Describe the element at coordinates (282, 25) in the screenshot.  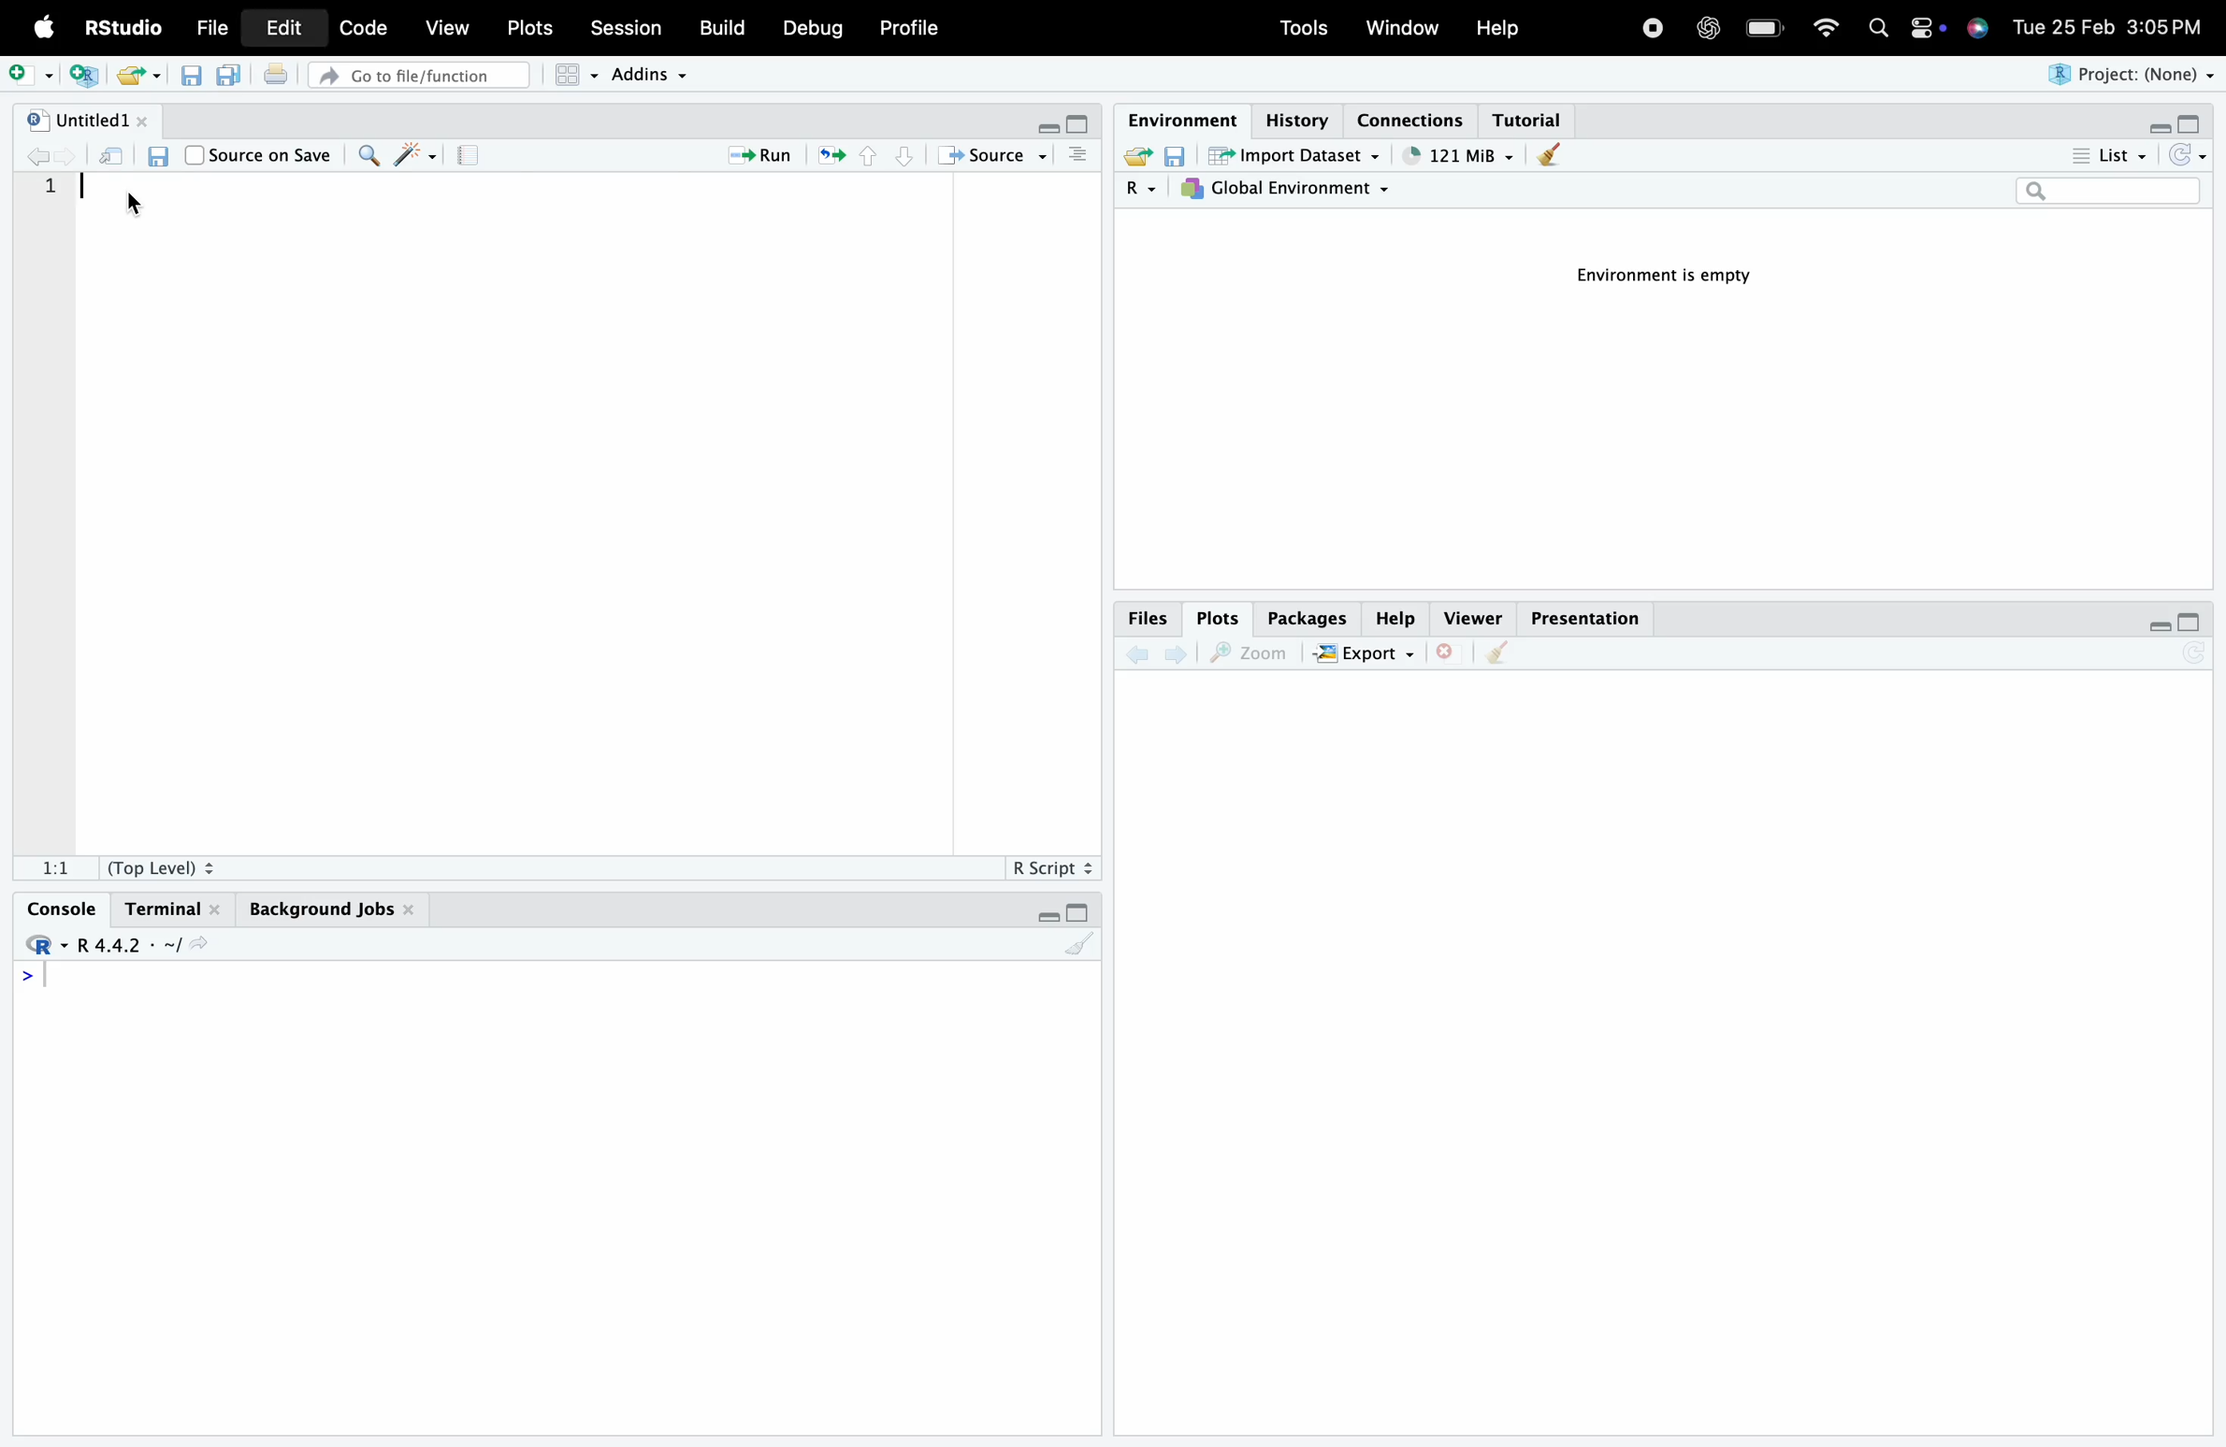
I see `Edit` at that location.